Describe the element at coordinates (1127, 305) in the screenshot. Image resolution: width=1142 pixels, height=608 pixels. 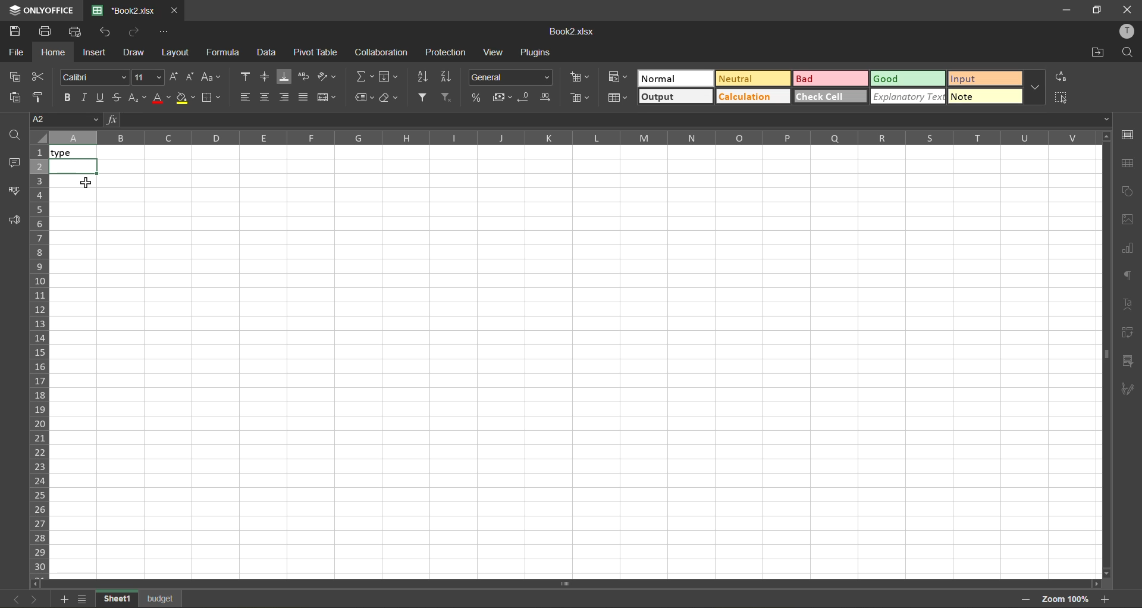
I see `text` at that location.